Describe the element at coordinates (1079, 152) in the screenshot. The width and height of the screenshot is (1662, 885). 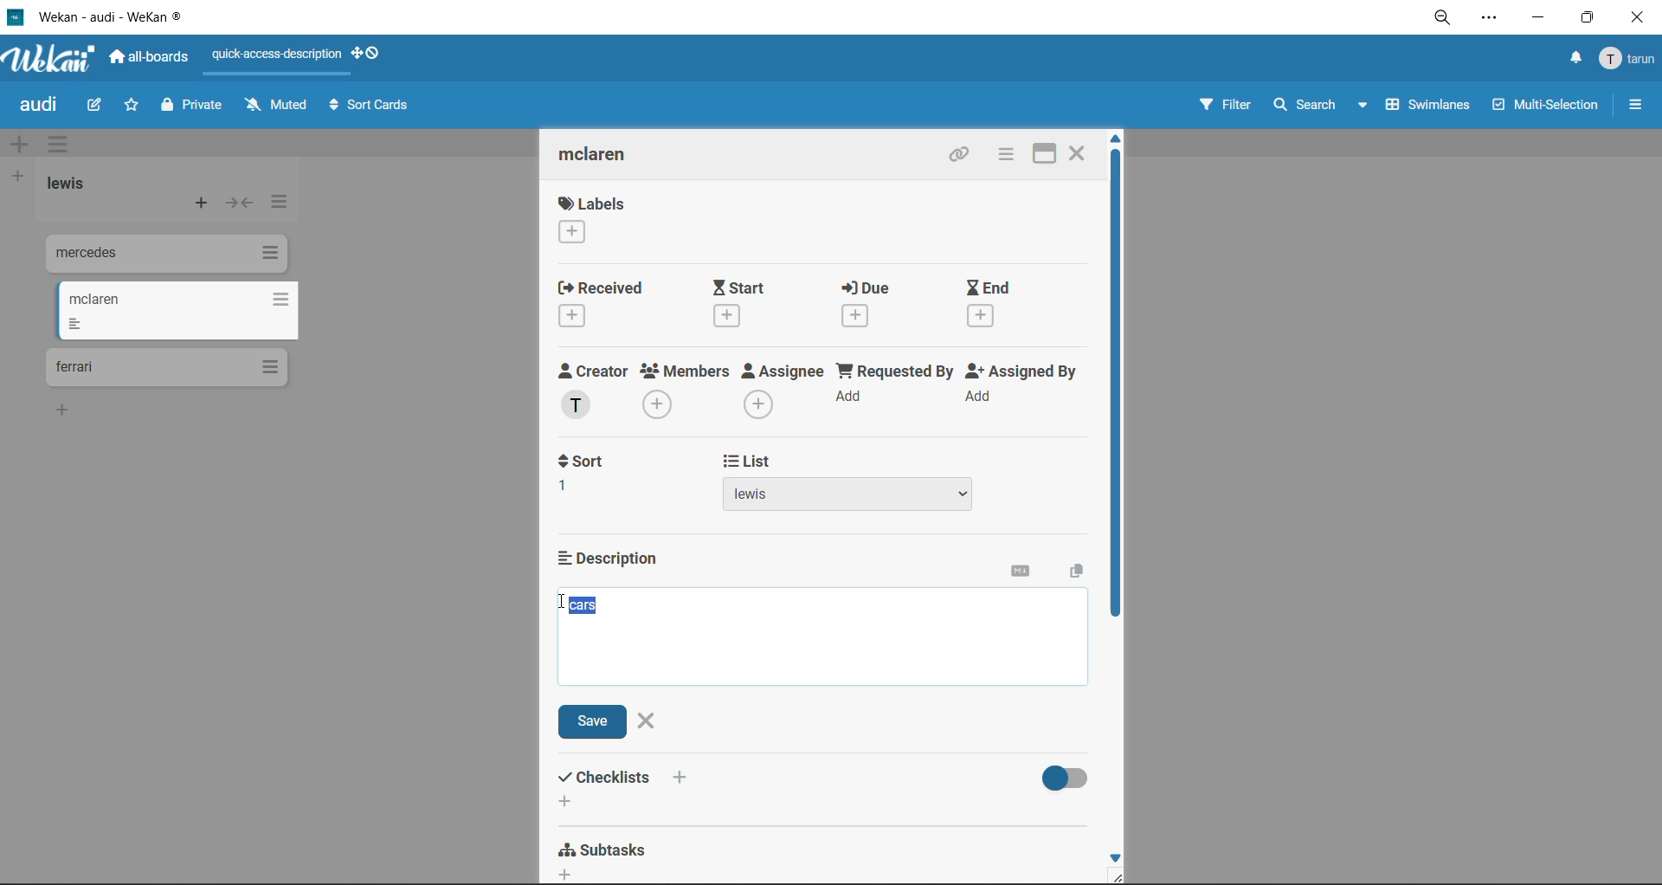
I see `close` at that location.